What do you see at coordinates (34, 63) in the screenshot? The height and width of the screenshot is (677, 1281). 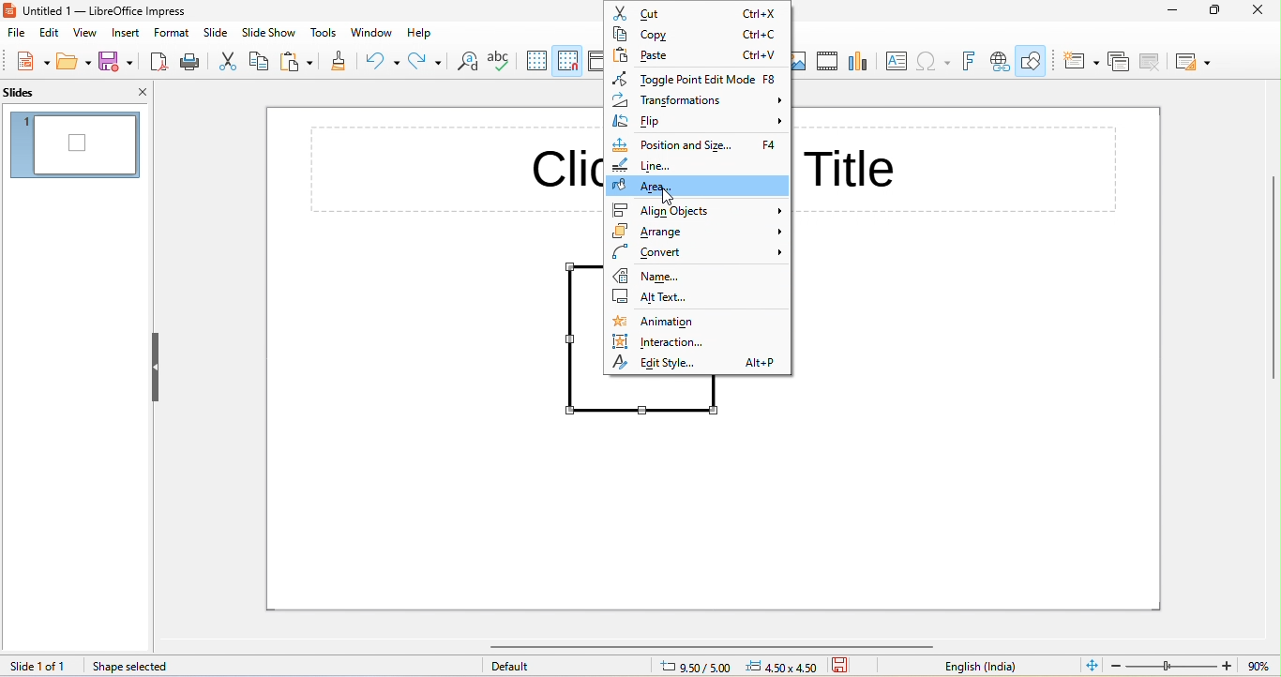 I see `new` at bounding box center [34, 63].